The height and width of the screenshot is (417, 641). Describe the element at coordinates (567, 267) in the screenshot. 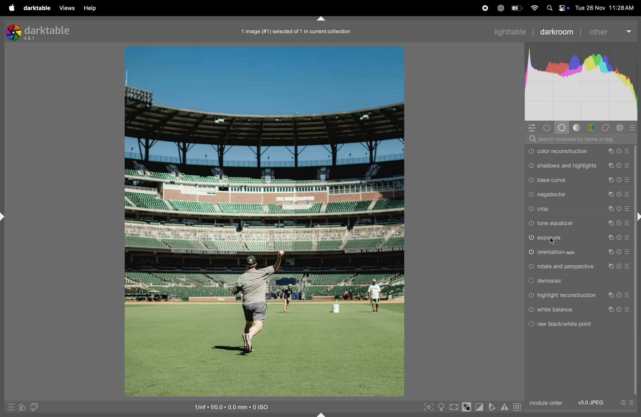

I see `rotate and perspective` at that location.